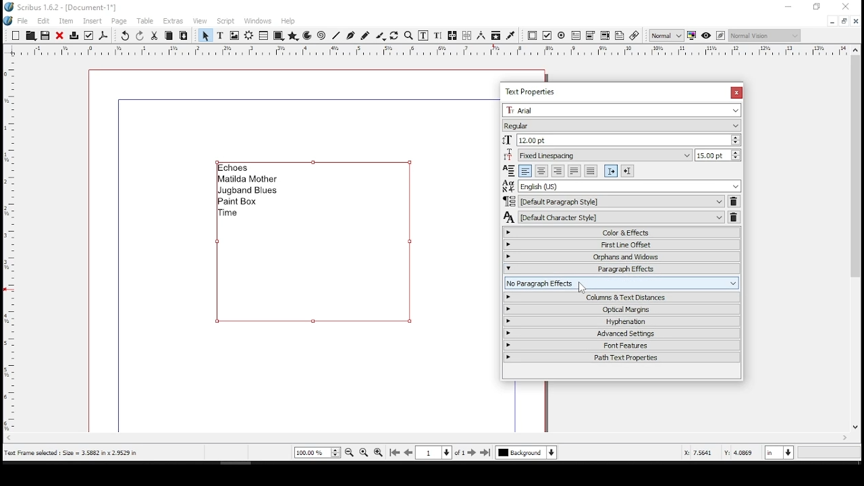 Image resolution: width=864 pixels, height=486 pixels. I want to click on paint box, so click(242, 202).